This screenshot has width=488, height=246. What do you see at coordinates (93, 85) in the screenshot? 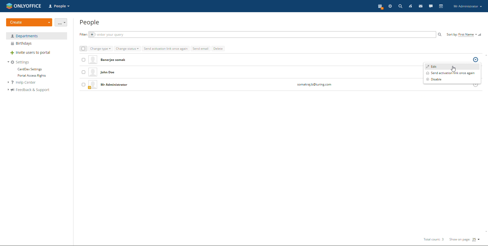
I see `profile picture` at bounding box center [93, 85].